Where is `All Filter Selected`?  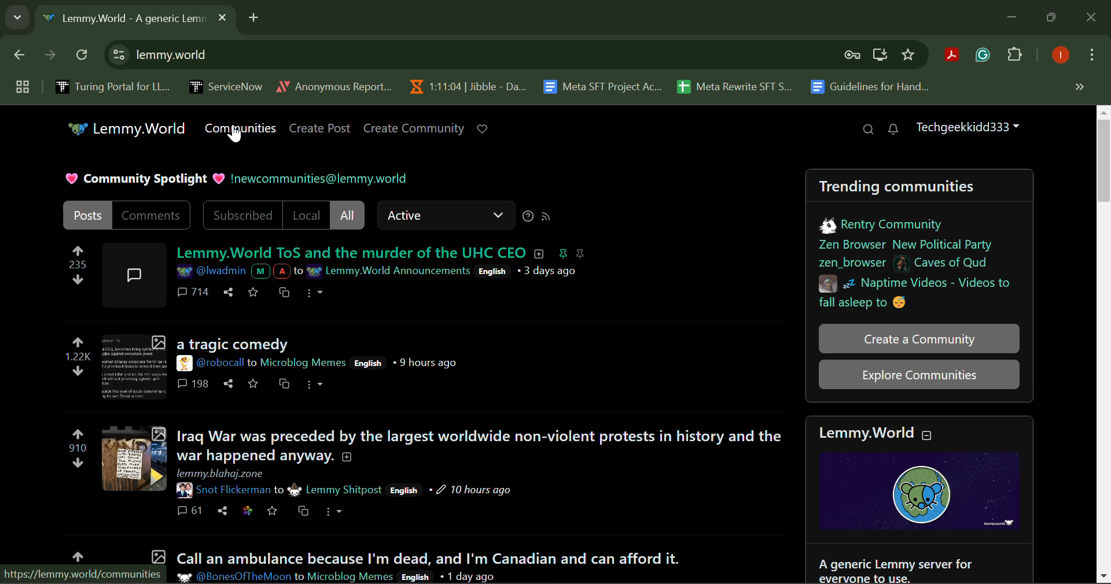
All Filter Selected is located at coordinates (348, 215).